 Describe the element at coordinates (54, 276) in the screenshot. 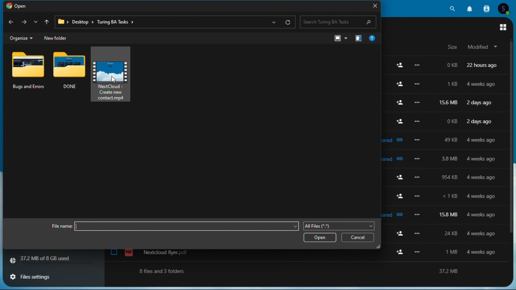

I see `File settings` at that location.